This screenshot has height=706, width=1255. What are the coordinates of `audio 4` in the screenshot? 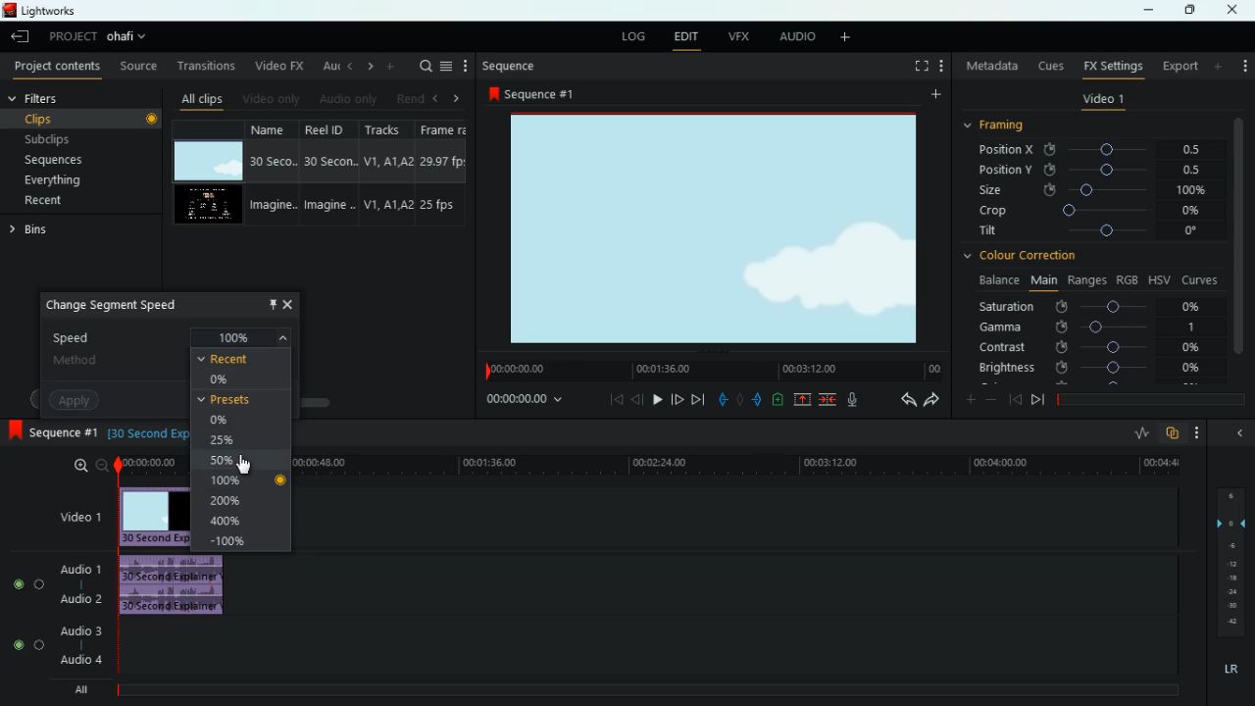 It's located at (80, 659).